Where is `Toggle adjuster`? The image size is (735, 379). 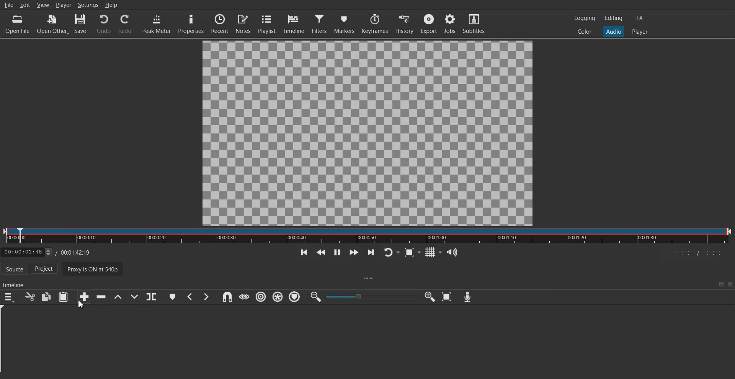
Toggle adjuster is located at coordinates (372, 296).